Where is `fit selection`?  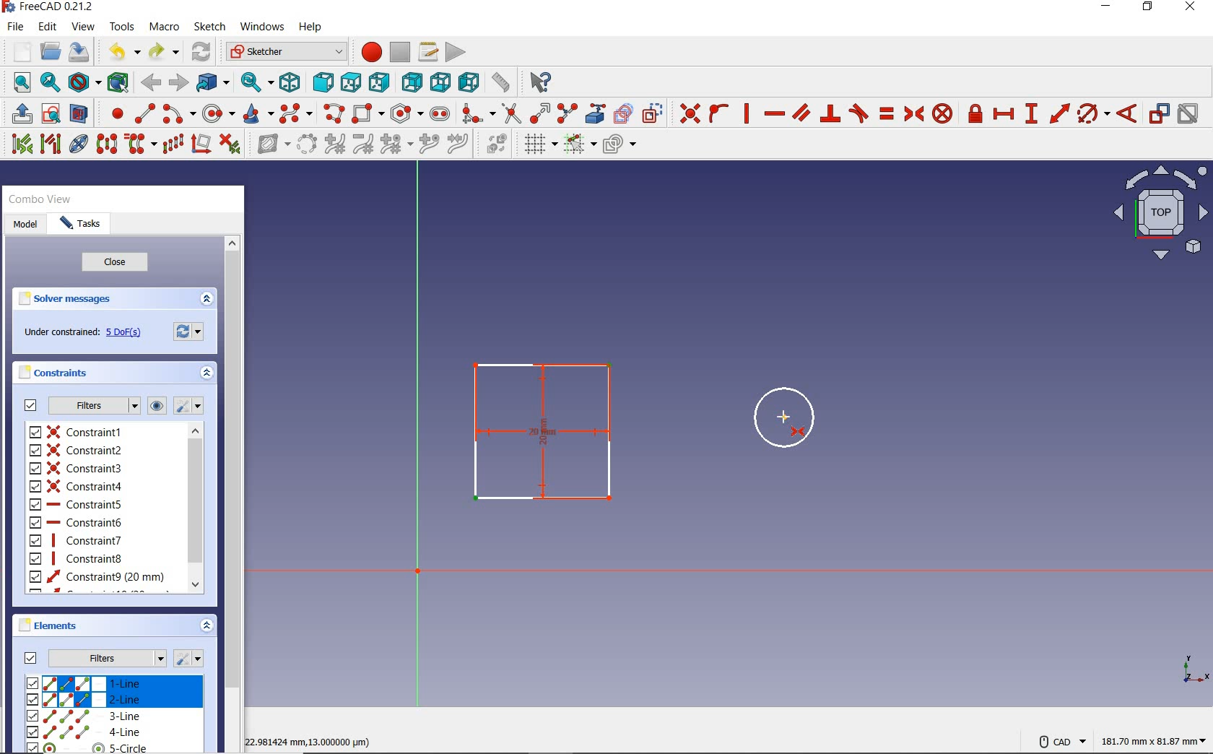 fit selection is located at coordinates (49, 83).